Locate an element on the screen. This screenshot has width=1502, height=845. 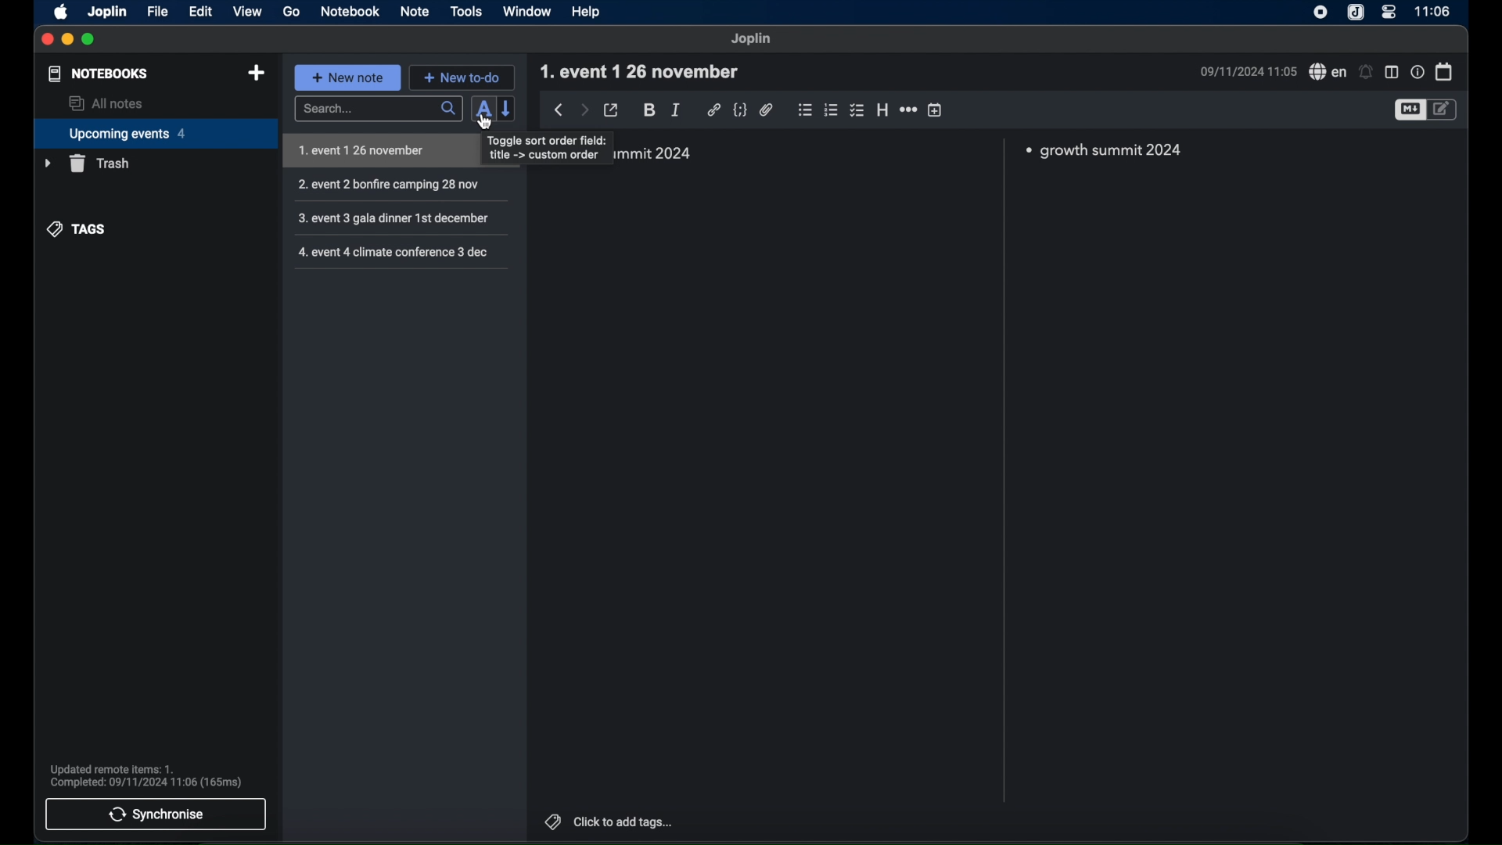
growth summit 2024 is located at coordinates (1109, 151).